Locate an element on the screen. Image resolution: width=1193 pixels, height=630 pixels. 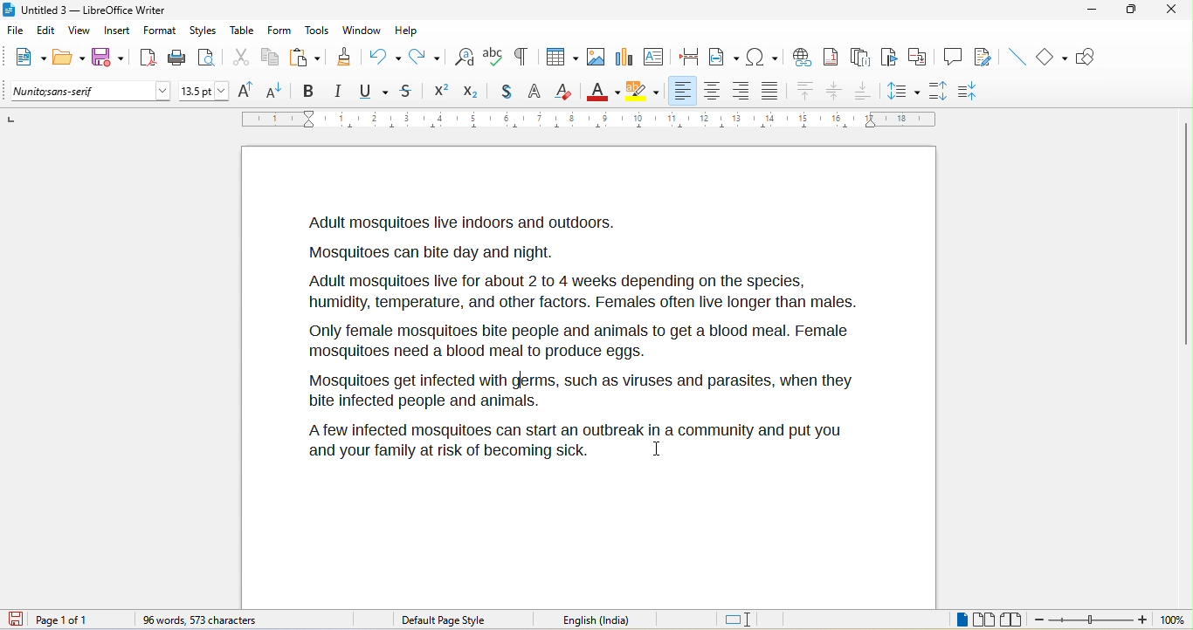
shadow is located at coordinates (500, 92).